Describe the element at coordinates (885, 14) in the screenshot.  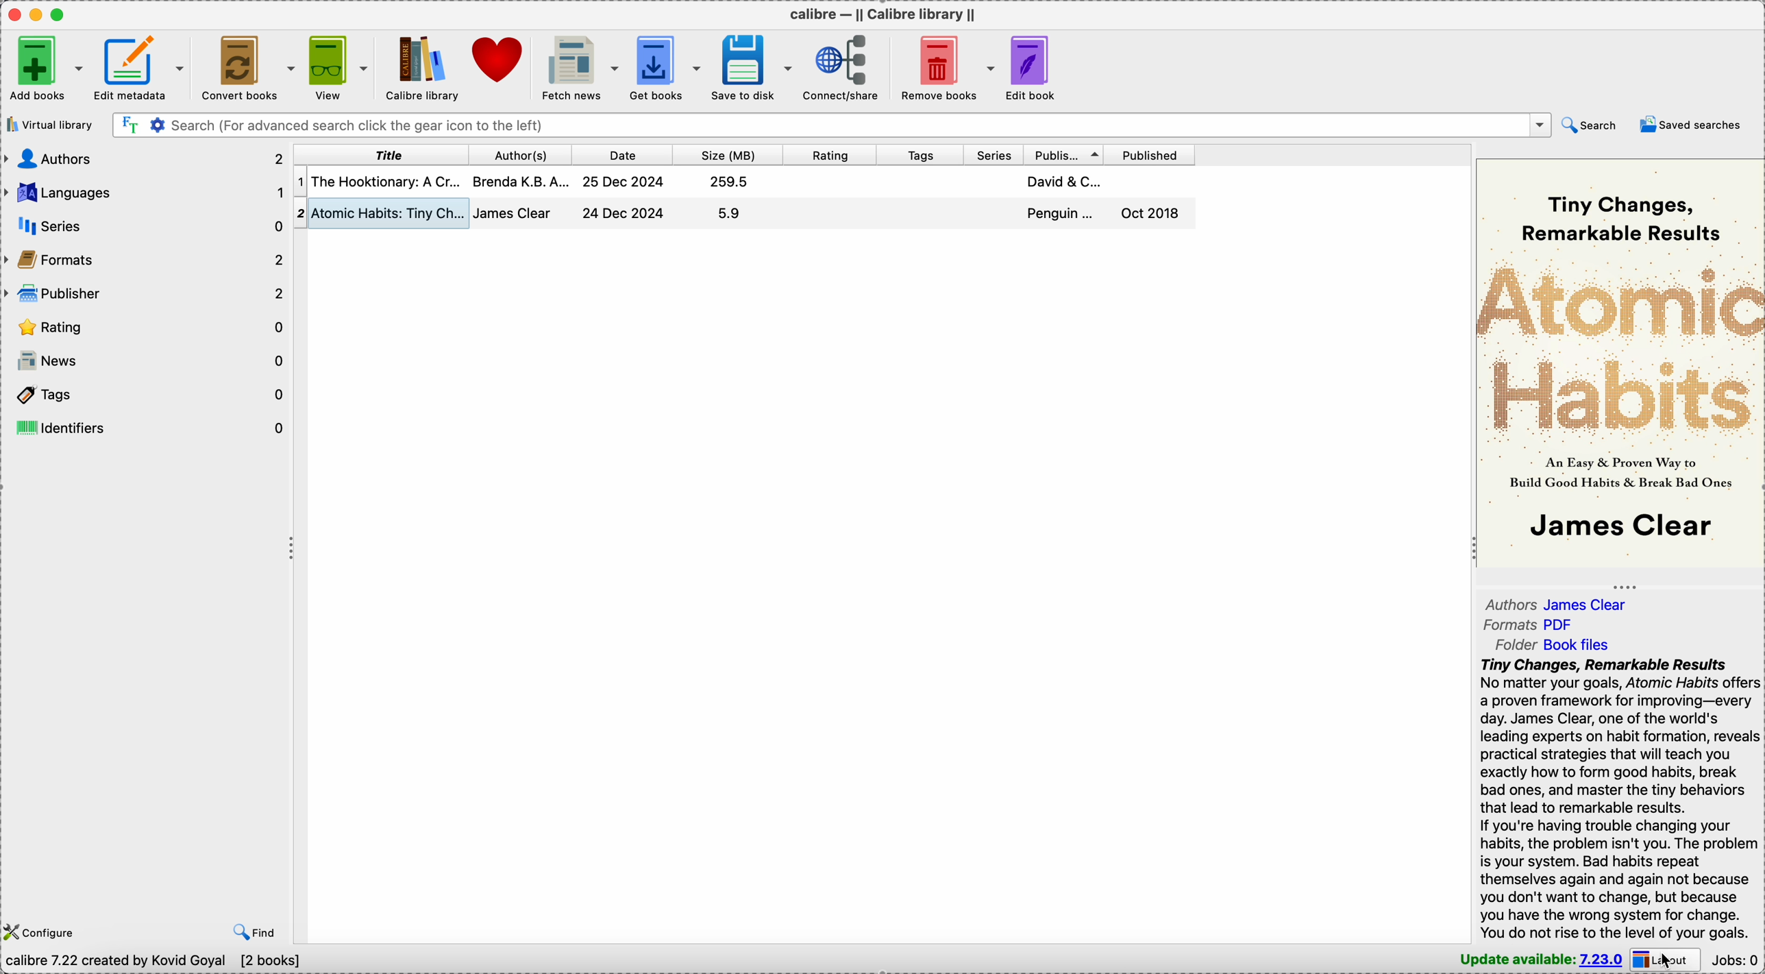
I see `Calibre - || calibre library ||` at that location.